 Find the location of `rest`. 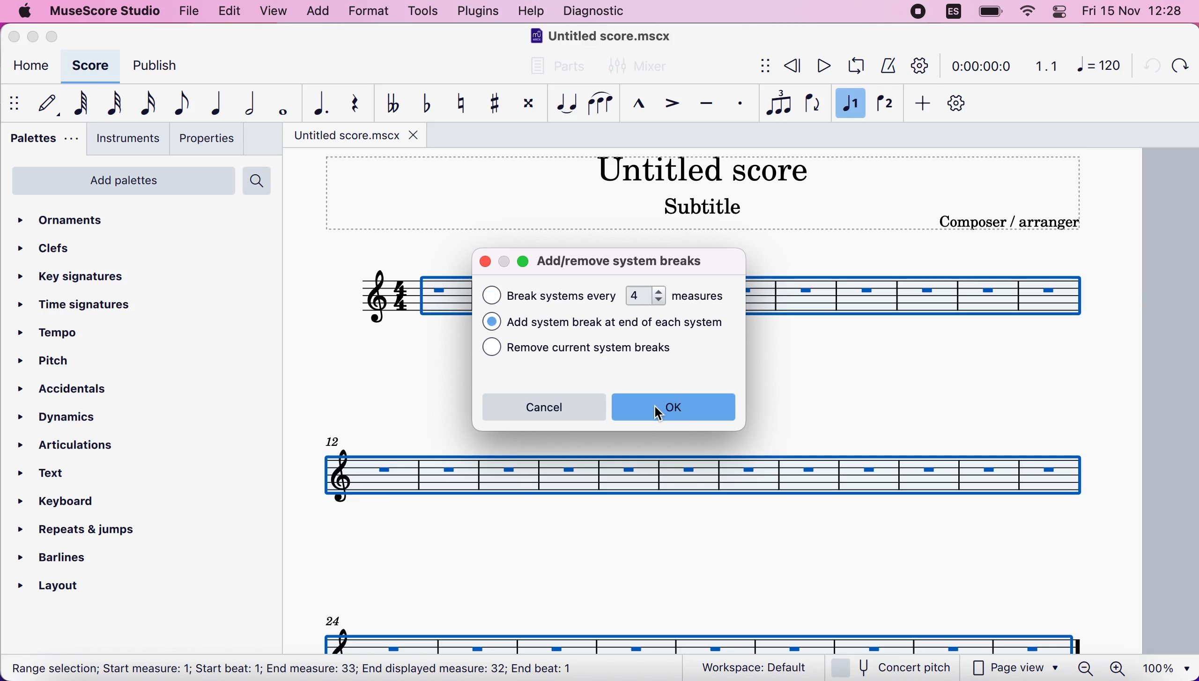

rest is located at coordinates (350, 104).